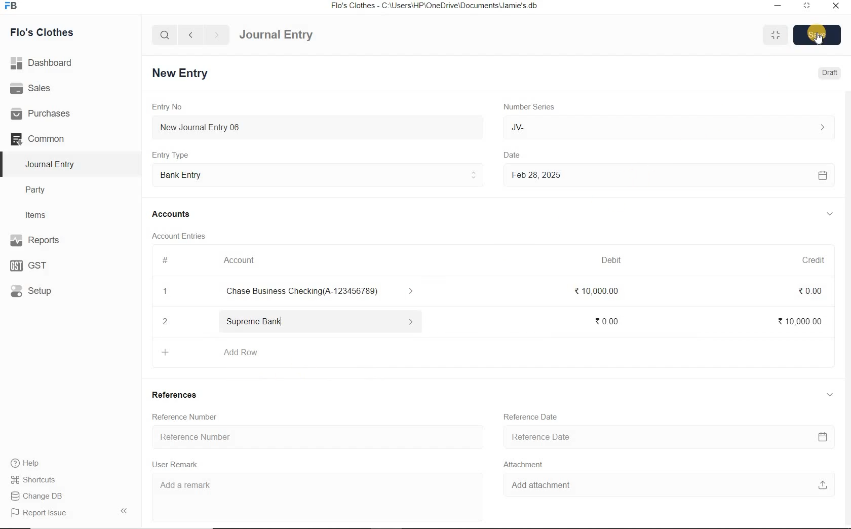 The height and width of the screenshot is (529, 851). I want to click on Journal Entry, so click(294, 33).